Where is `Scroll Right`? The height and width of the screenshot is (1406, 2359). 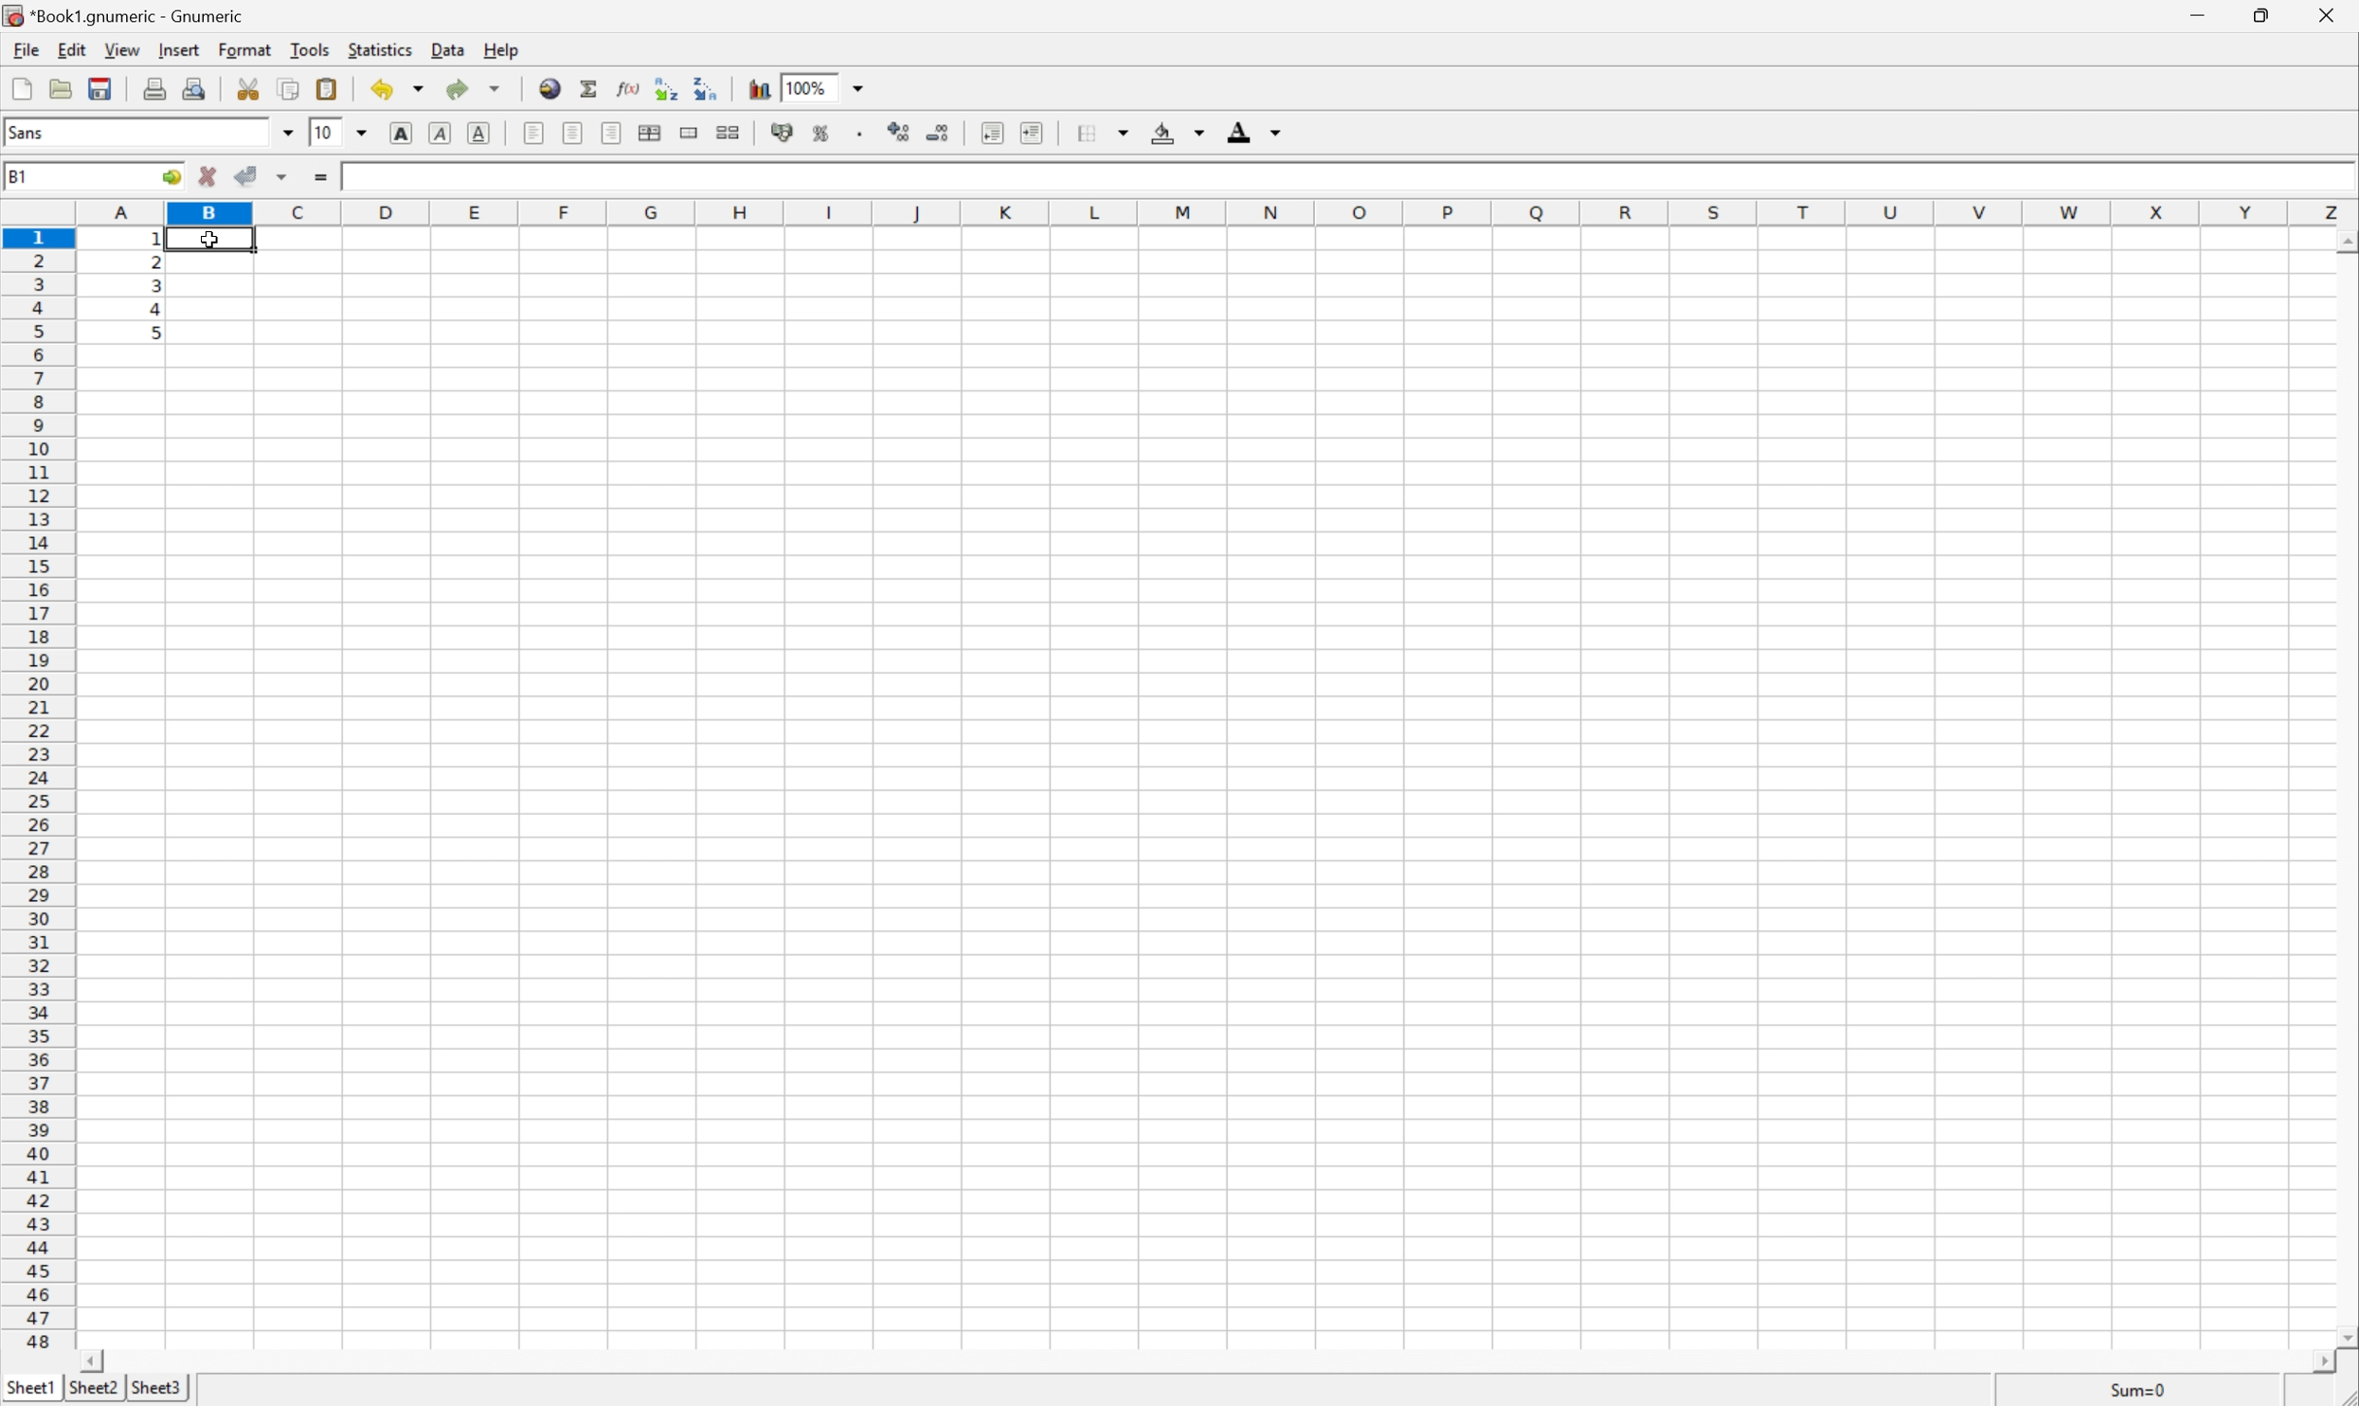 Scroll Right is located at coordinates (2311, 1361).